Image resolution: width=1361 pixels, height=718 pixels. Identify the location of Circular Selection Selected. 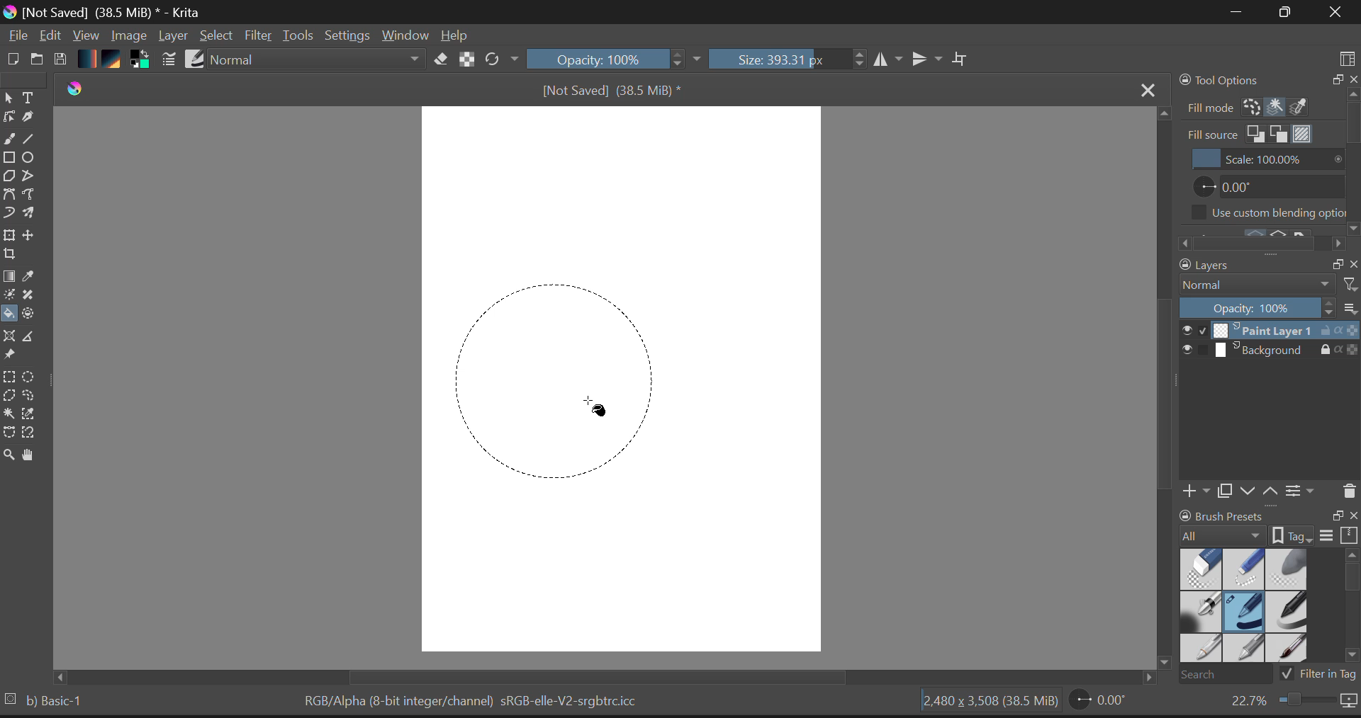
(30, 374).